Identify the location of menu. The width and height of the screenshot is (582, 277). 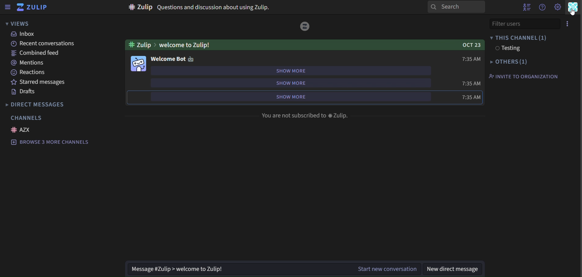
(566, 24).